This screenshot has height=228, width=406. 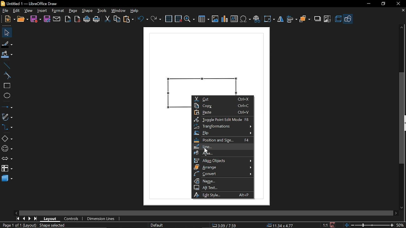 What do you see at coordinates (318, 19) in the screenshot?
I see `shadow` at bounding box center [318, 19].